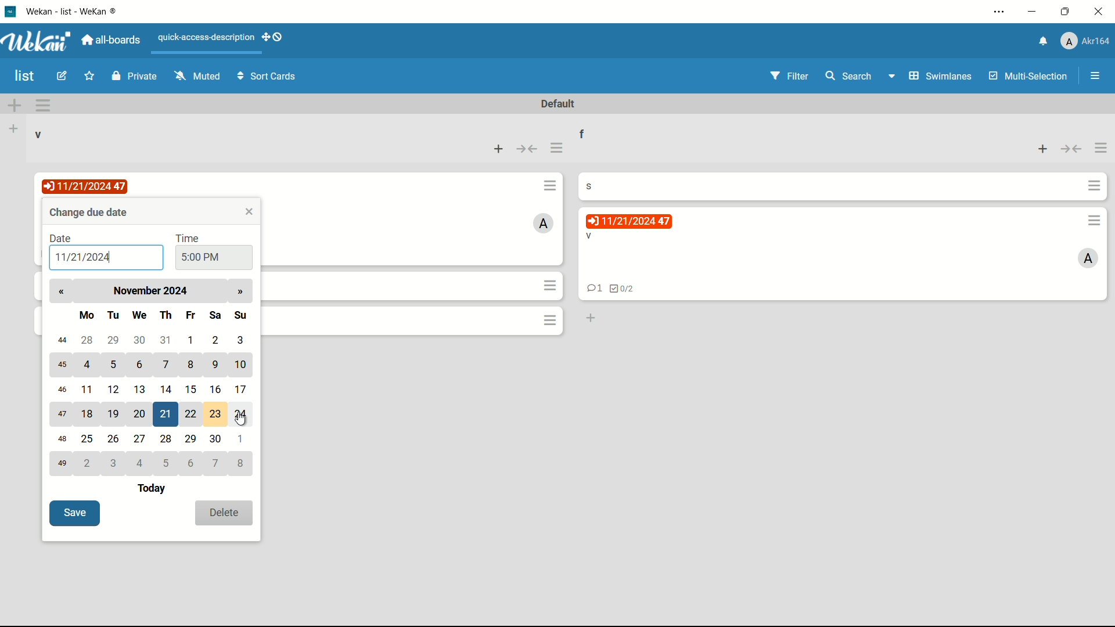  What do you see at coordinates (224, 513) in the screenshot?
I see `delete` at bounding box center [224, 513].